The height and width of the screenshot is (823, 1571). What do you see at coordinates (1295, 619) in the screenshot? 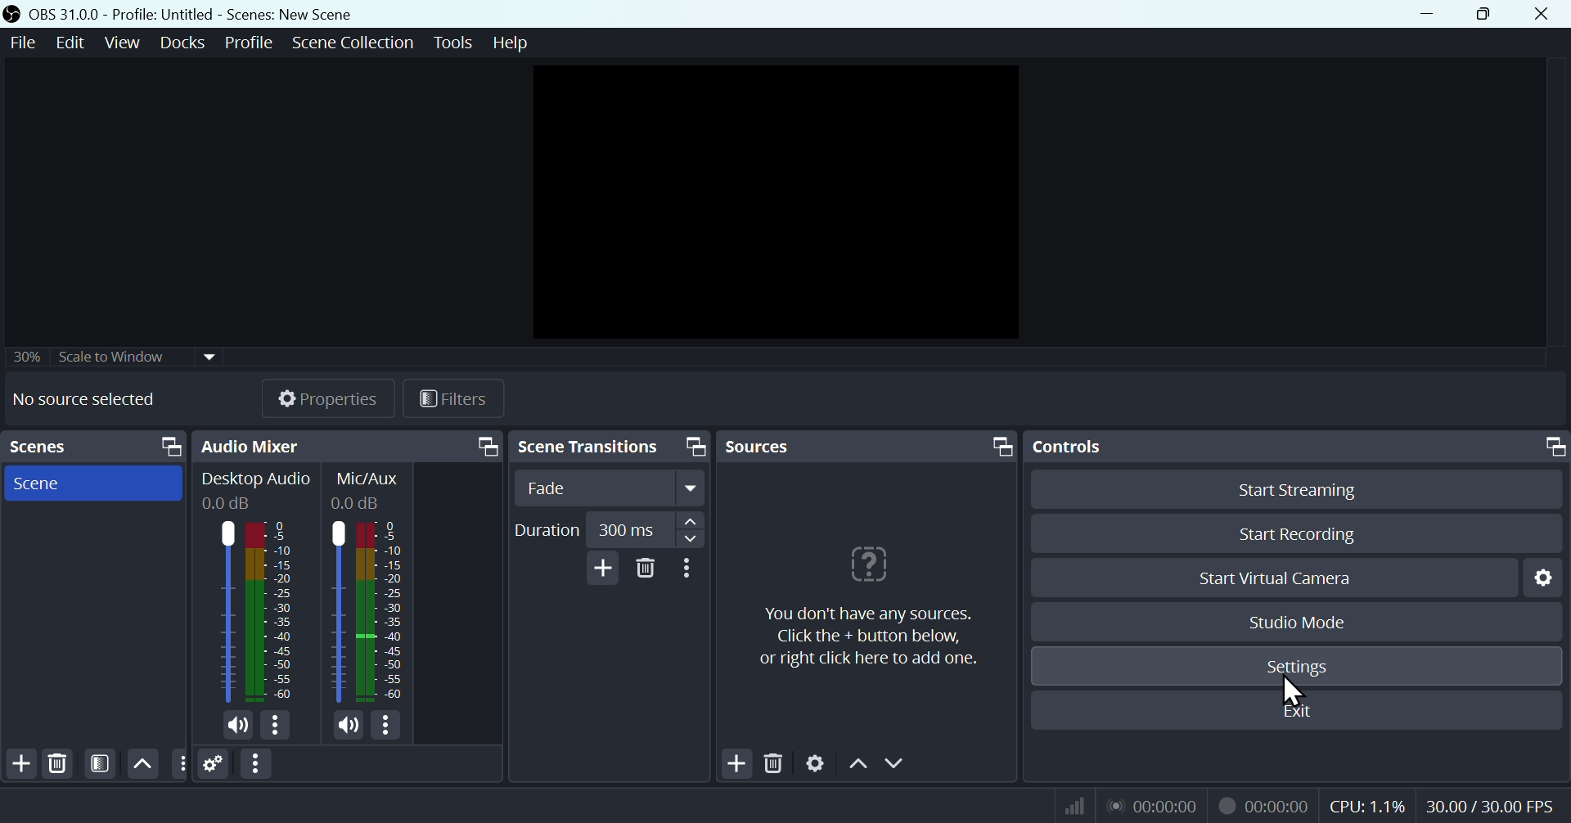
I see `Studio mode` at bounding box center [1295, 619].